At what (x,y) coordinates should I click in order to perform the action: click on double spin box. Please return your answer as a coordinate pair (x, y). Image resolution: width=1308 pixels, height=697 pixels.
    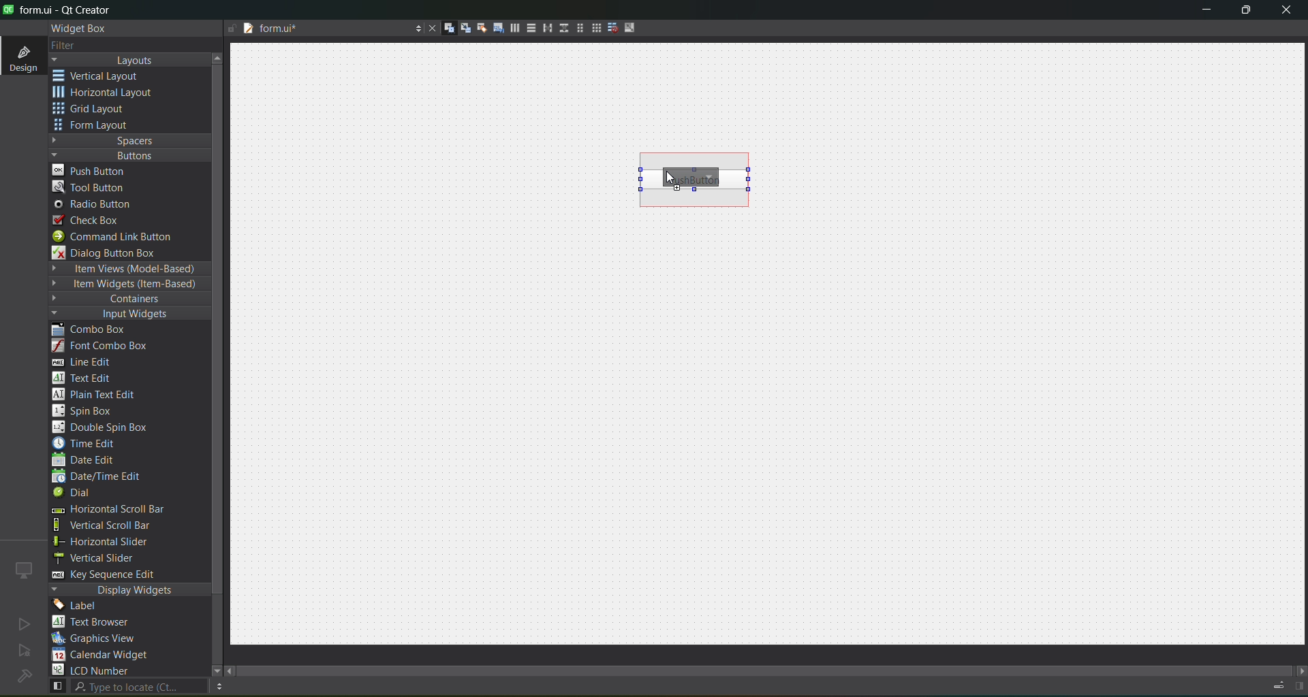
    Looking at the image, I should click on (110, 427).